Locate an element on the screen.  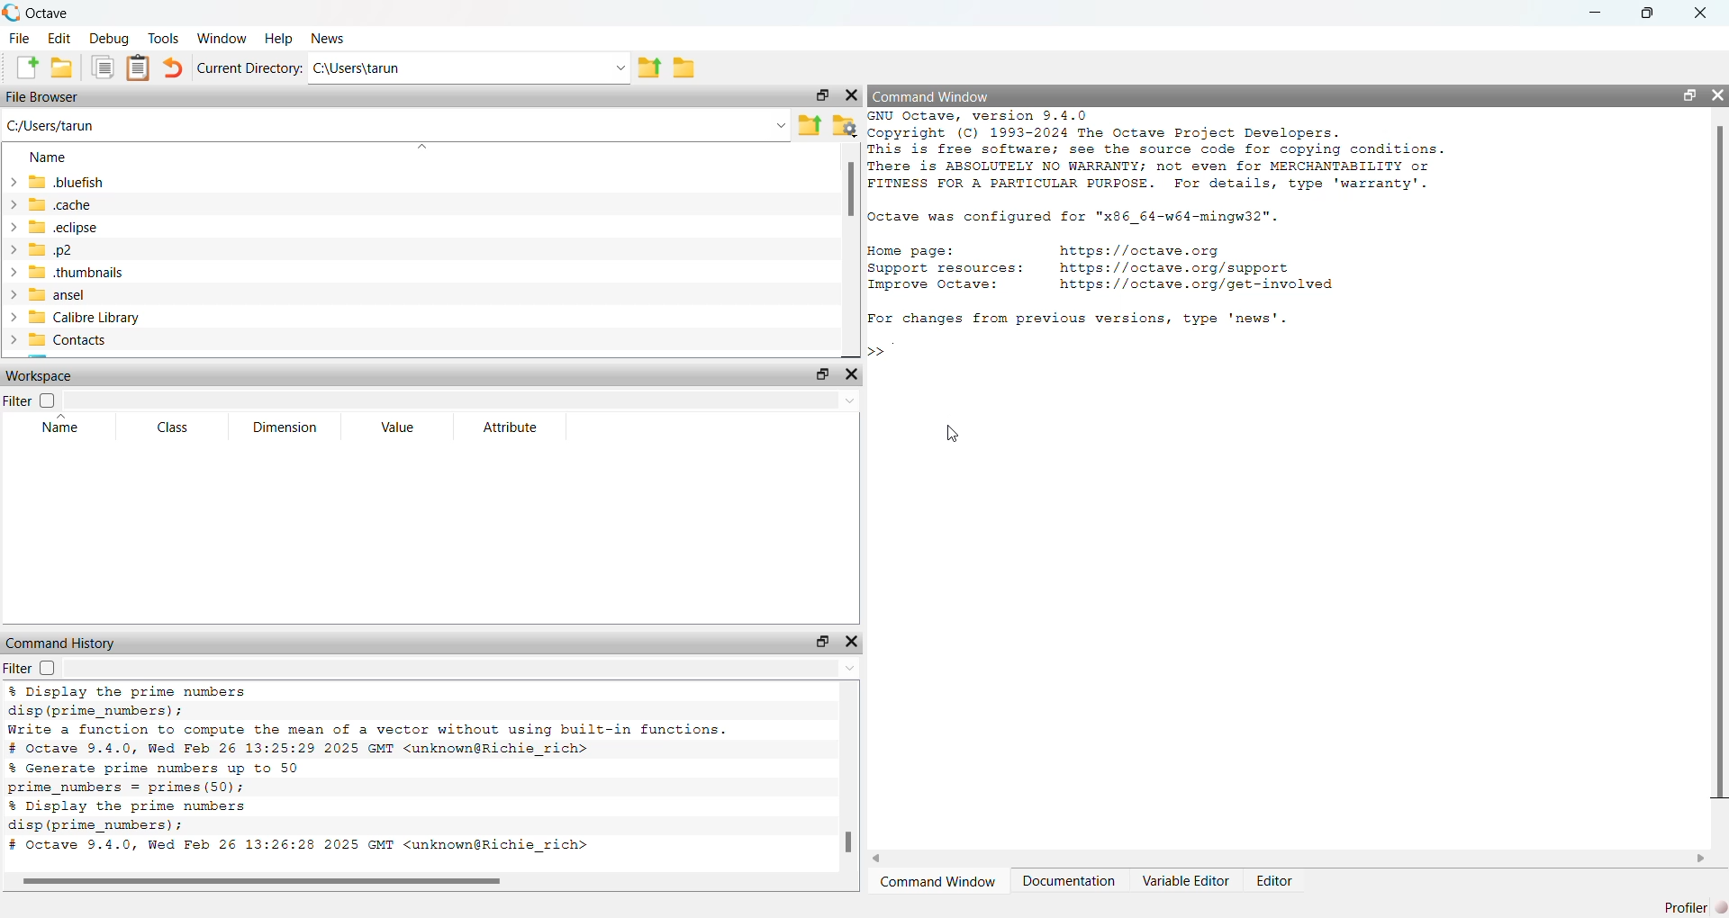
close is located at coordinates (852, 95).